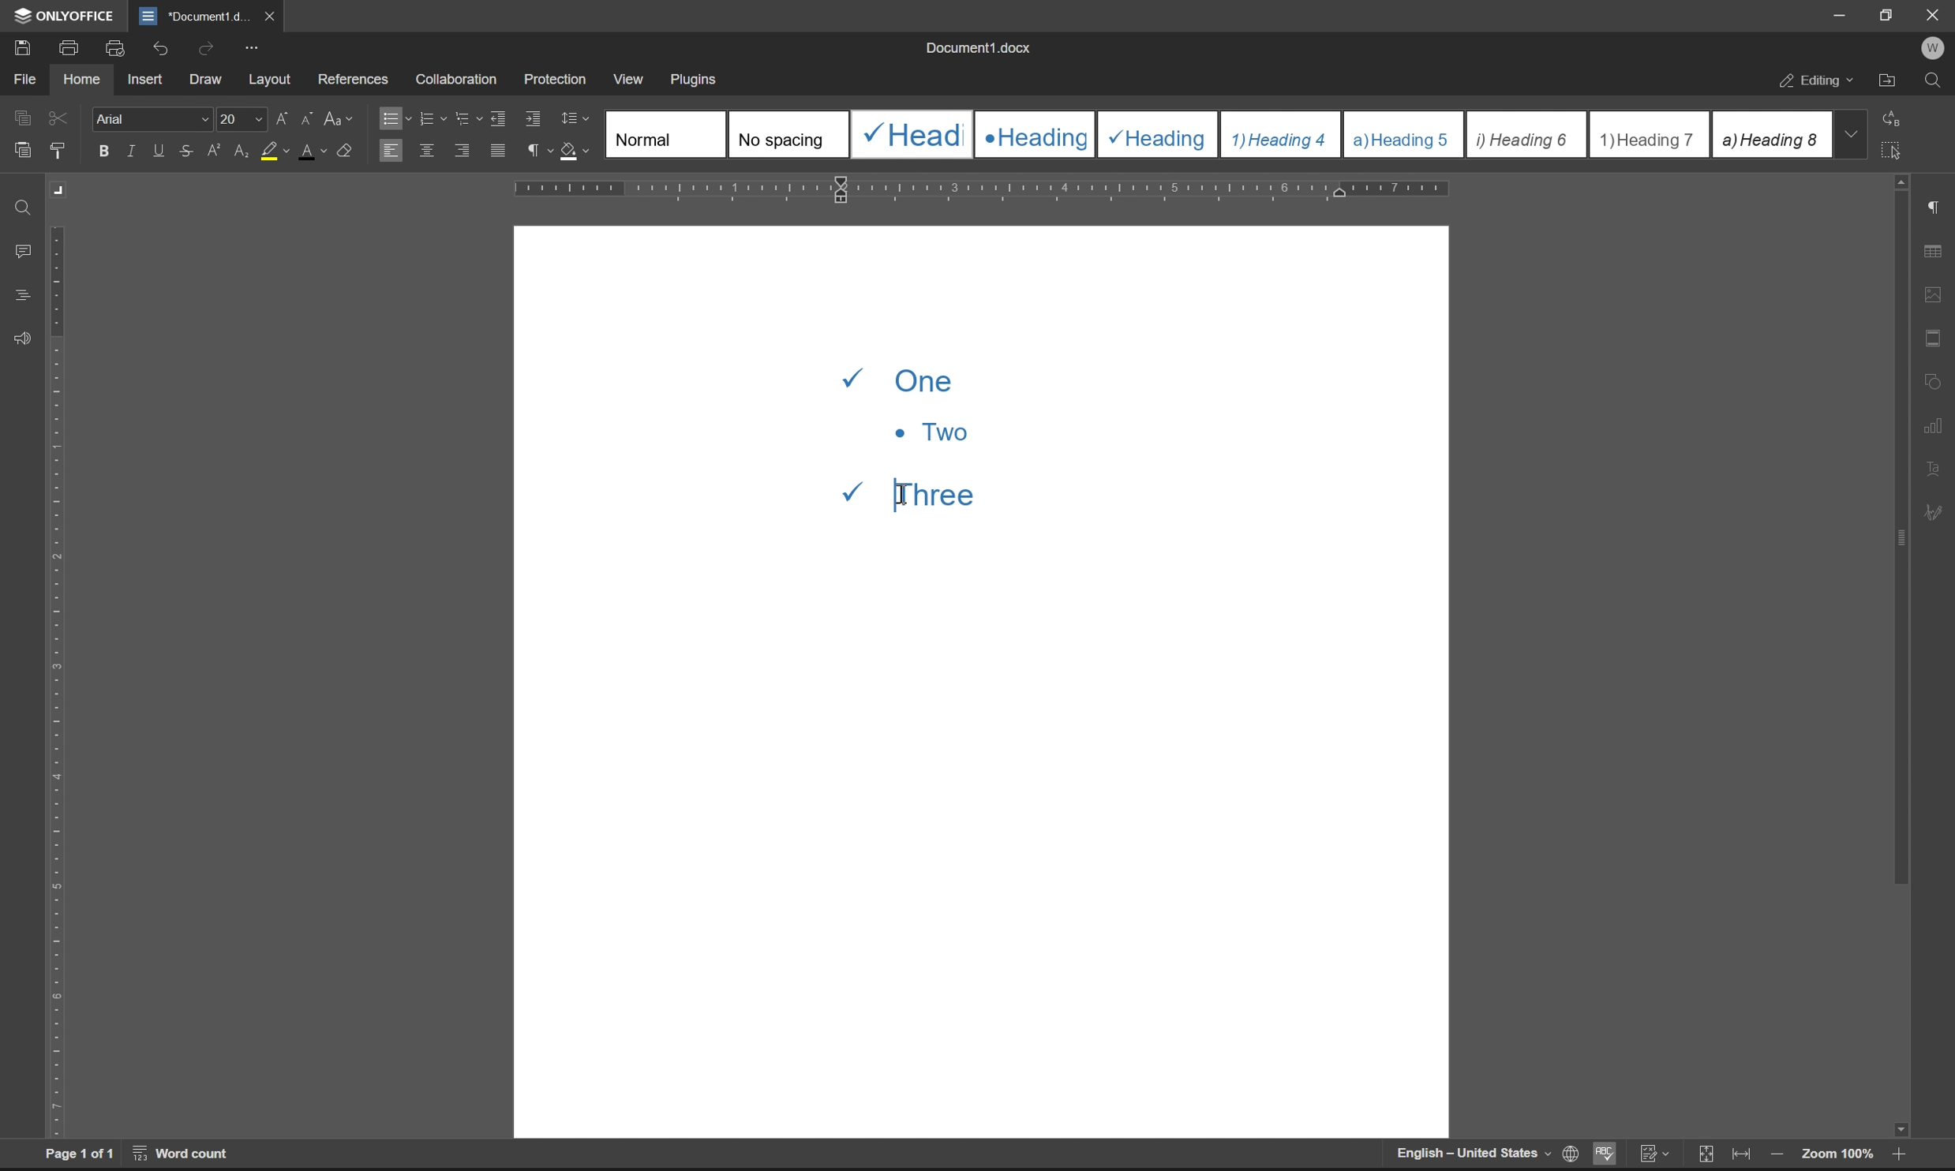 The width and height of the screenshot is (1955, 1171). I want to click on spell checking, so click(1603, 1153).